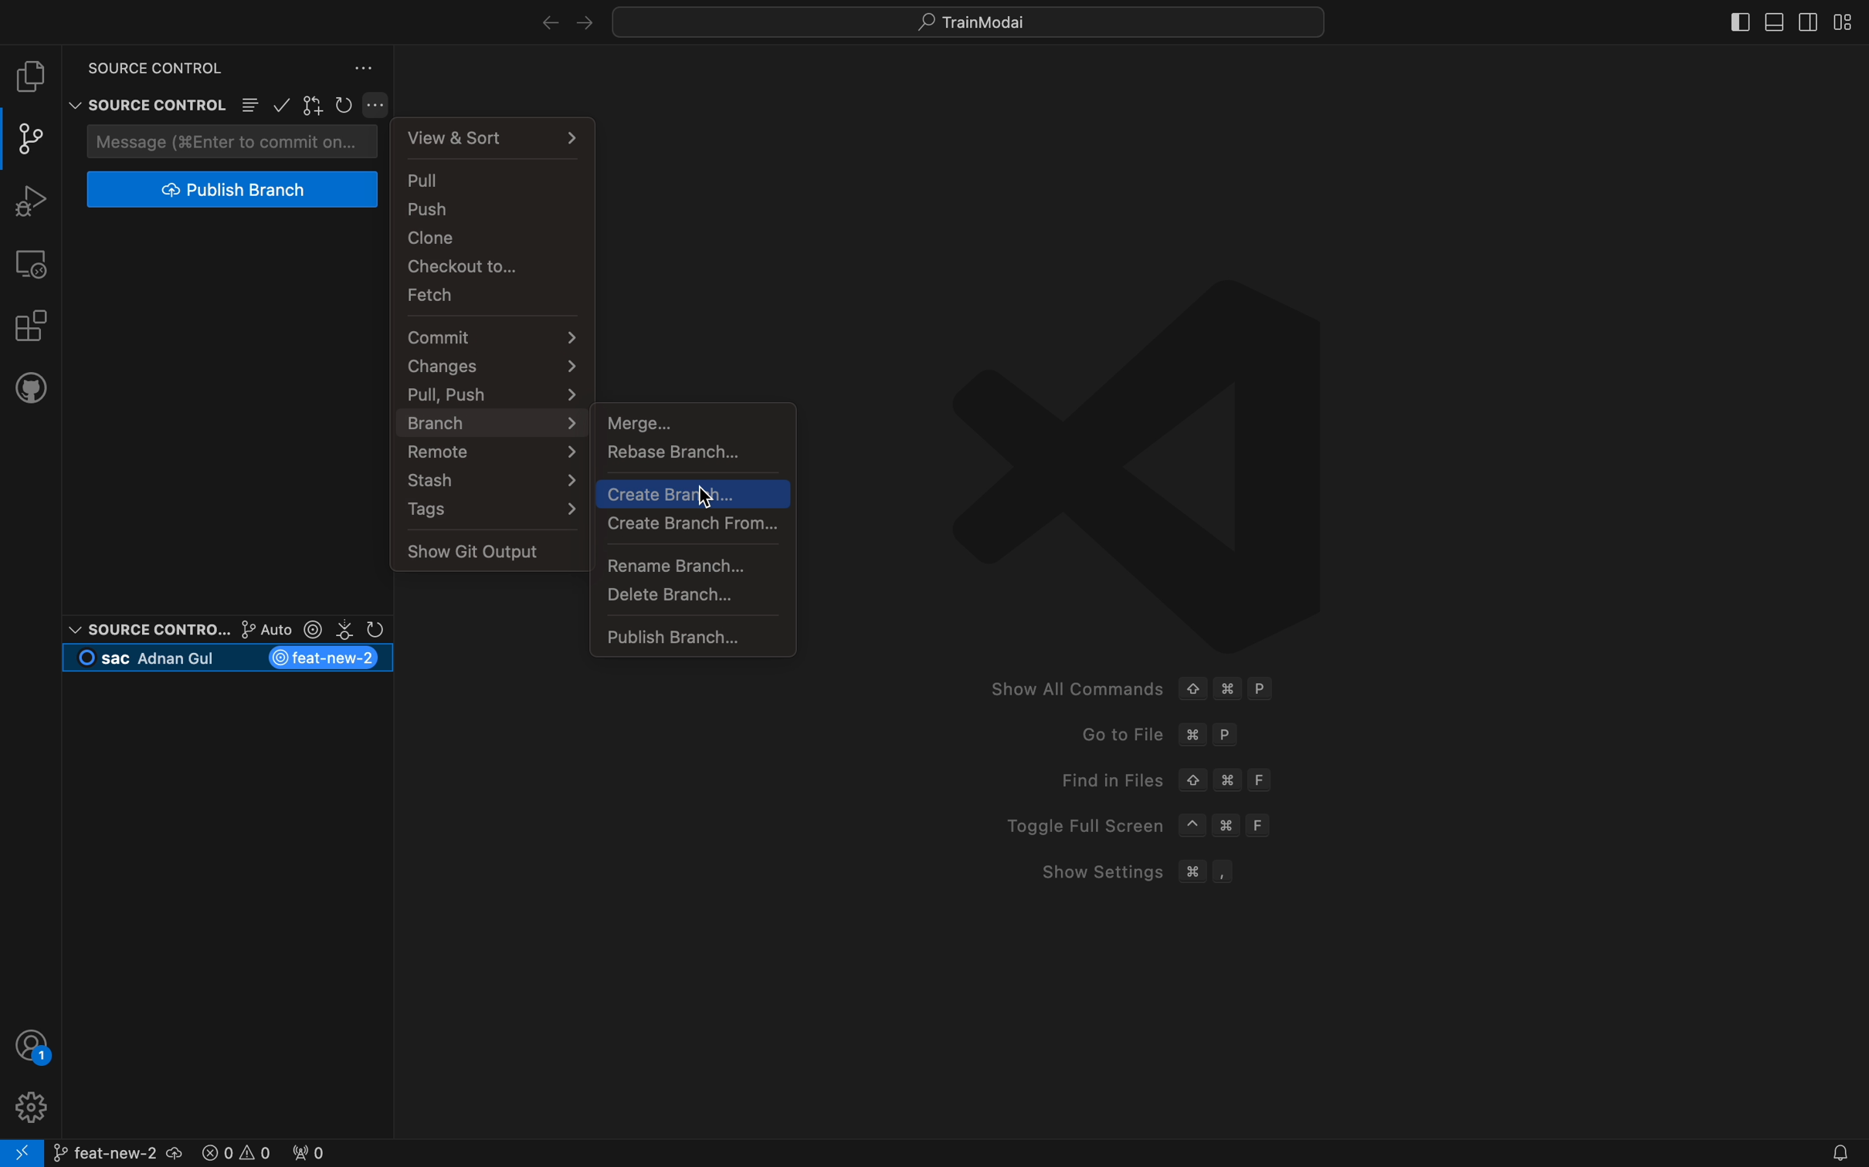  What do you see at coordinates (22, 1153) in the screenshot?
I see `remote connect` at bounding box center [22, 1153].